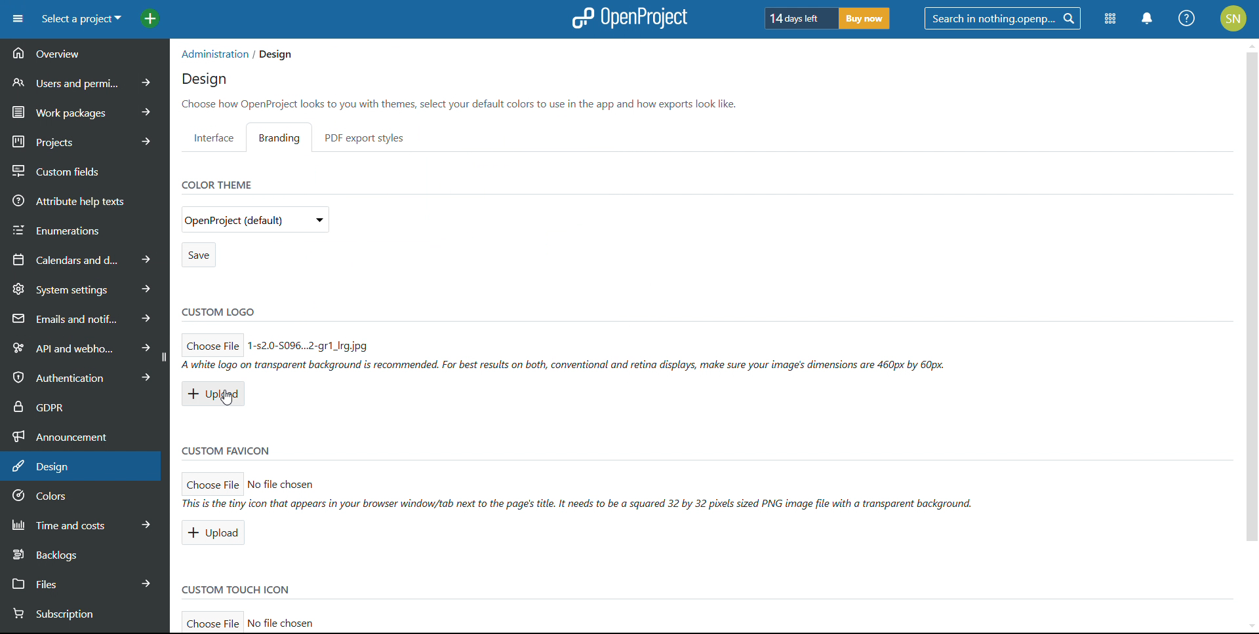 The image size is (1259, 634). I want to click on authentication, so click(77, 377).